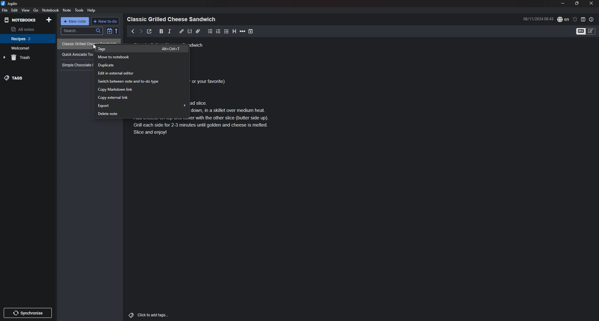 The width and height of the screenshot is (599, 321). Describe the element at coordinates (28, 38) in the screenshot. I see `notebook` at that location.